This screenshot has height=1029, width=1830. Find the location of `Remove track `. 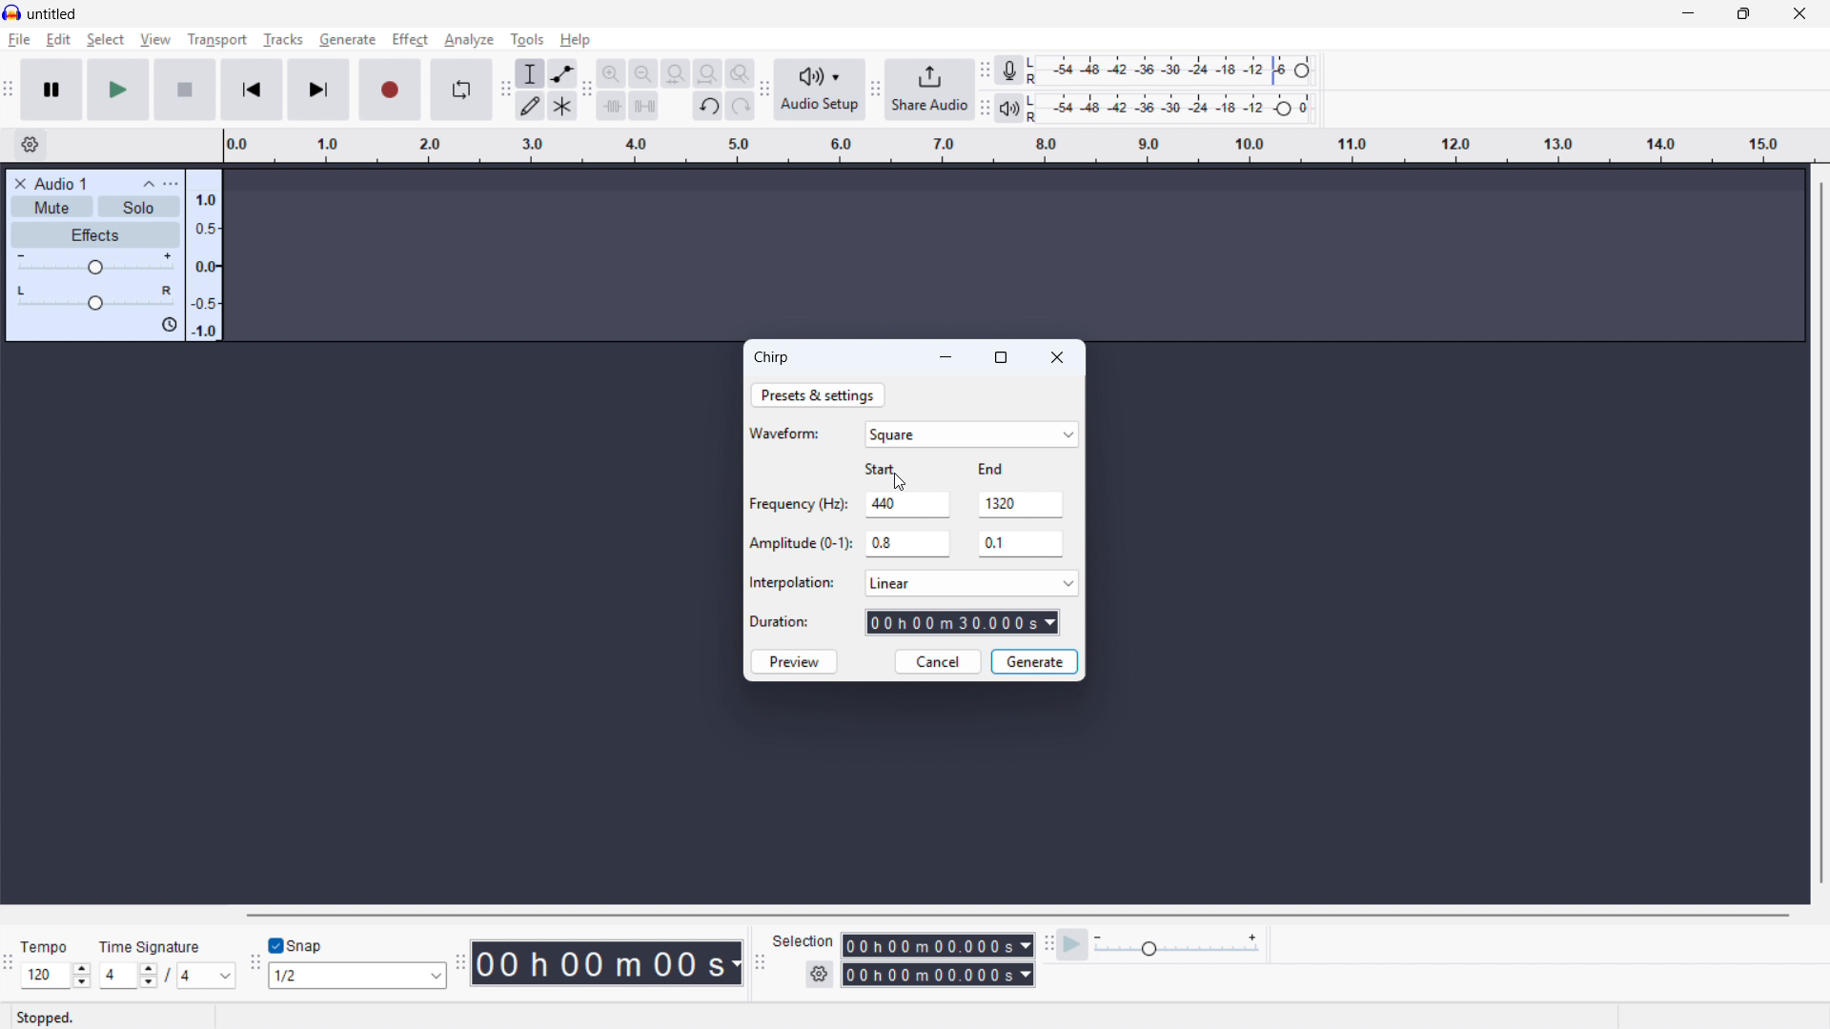

Remove track  is located at coordinates (19, 183).